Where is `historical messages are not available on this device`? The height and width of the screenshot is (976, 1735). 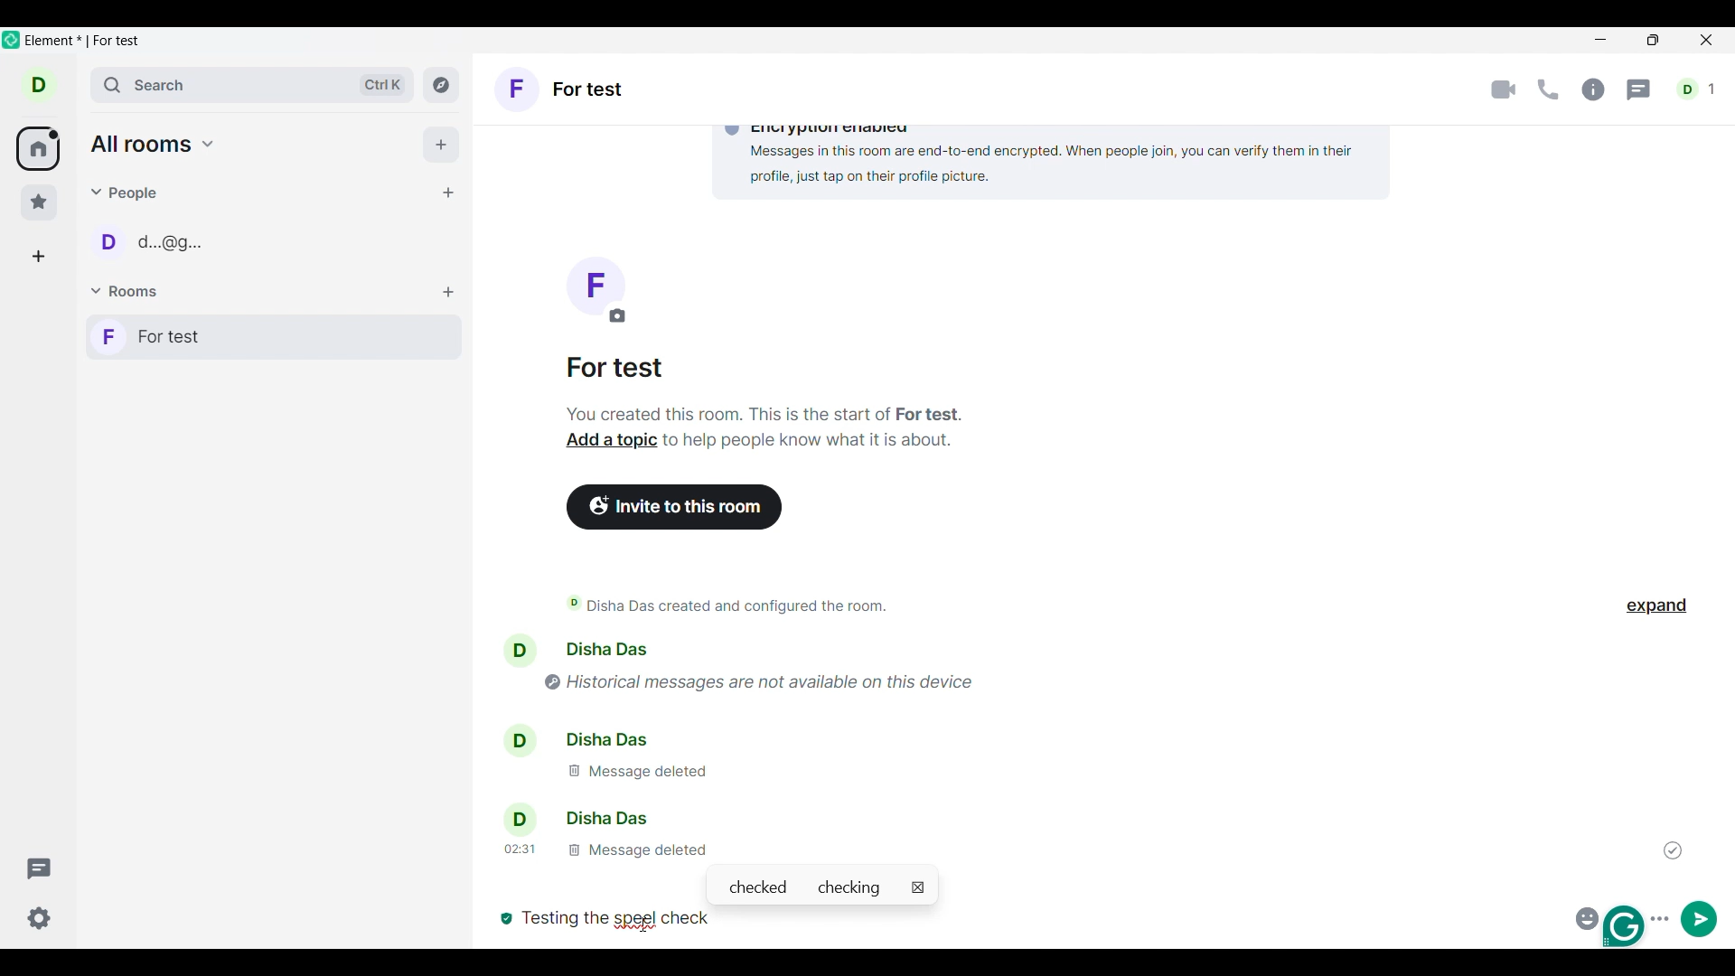 historical messages are not available on this device is located at coordinates (774, 679).